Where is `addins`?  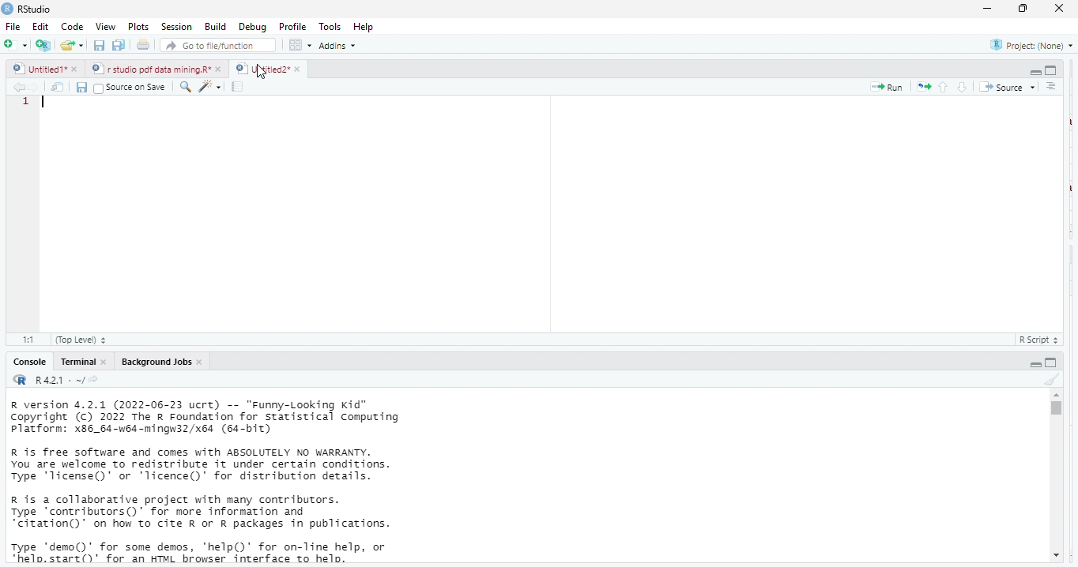 addins is located at coordinates (341, 45).